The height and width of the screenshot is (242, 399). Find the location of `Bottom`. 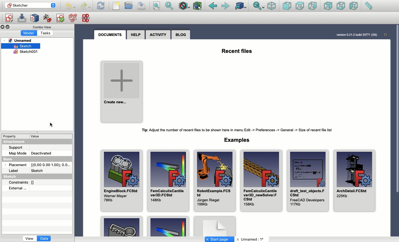

Bottom is located at coordinates (340, 6).